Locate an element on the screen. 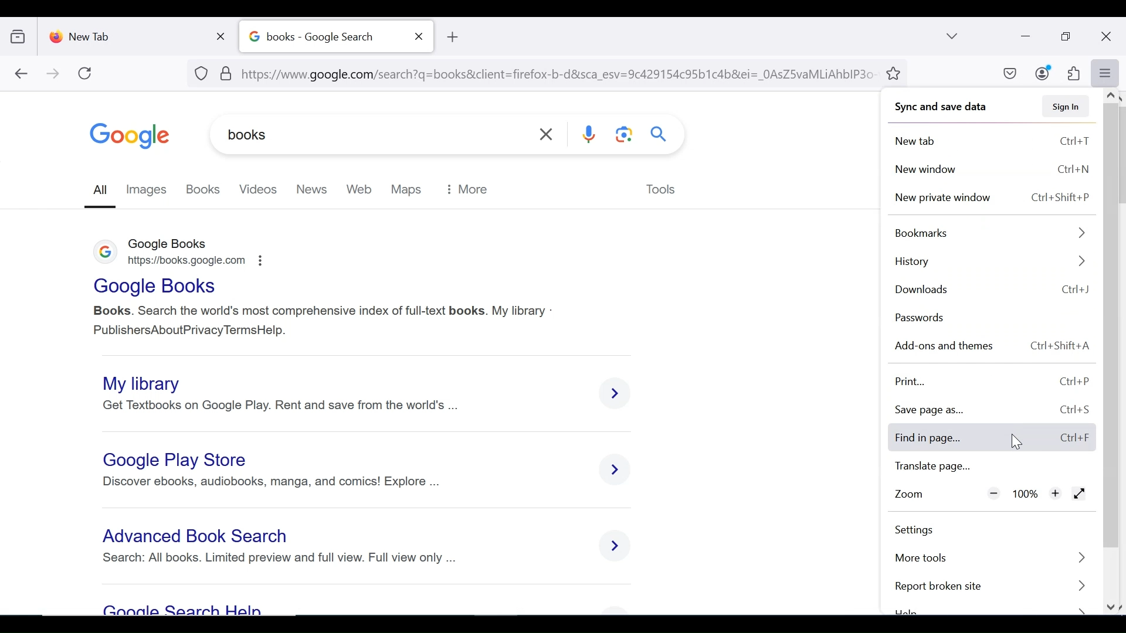 This screenshot has width=1126, height=633. list all tabs is located at coordinates (953, 36).